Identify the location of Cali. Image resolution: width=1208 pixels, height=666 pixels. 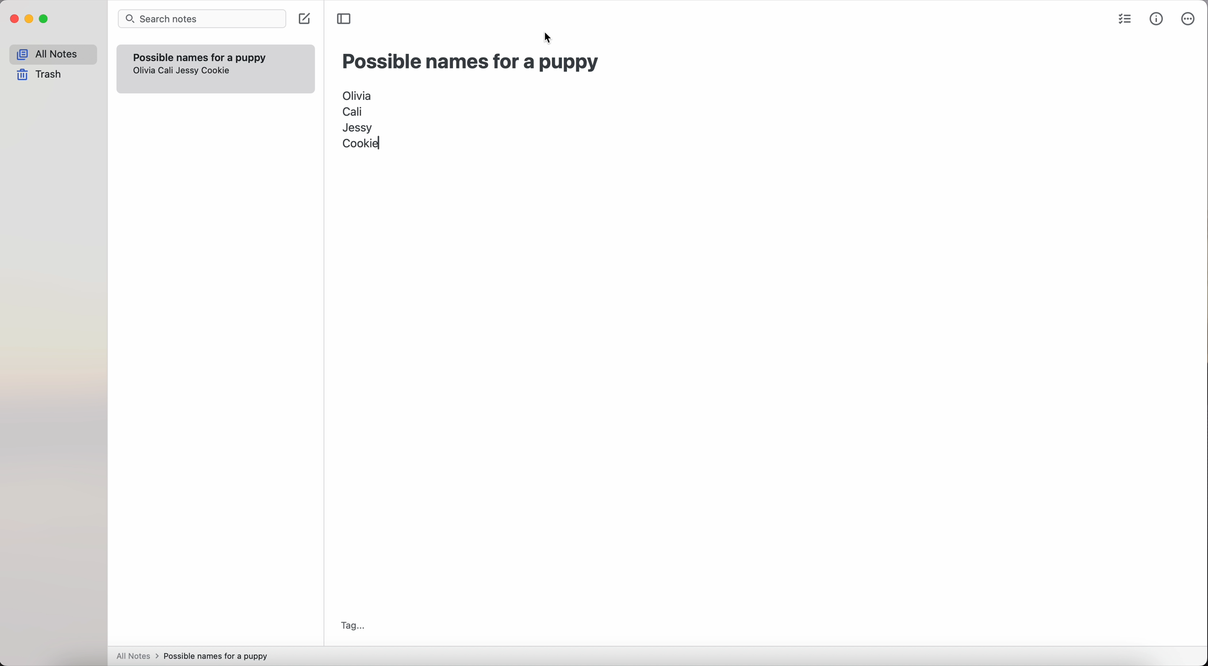
(353, 111).